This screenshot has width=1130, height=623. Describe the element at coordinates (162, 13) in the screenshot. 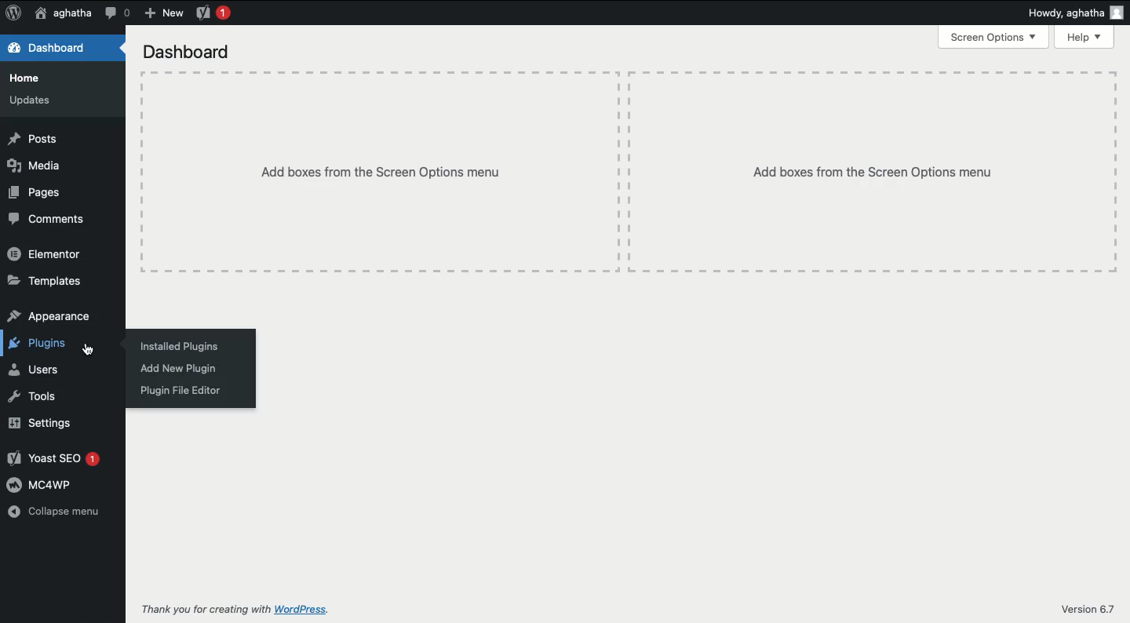

I see `New` at that location.